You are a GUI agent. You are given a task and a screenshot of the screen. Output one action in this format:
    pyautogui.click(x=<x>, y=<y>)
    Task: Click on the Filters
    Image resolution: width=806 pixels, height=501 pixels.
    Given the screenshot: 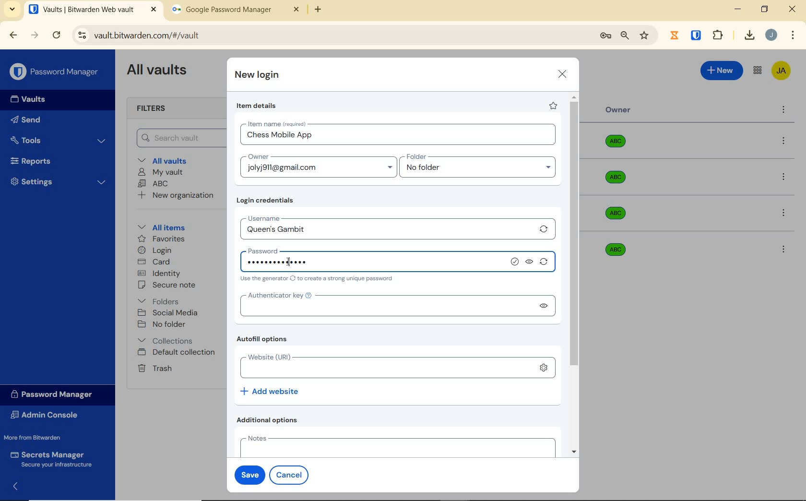 What is the action you would take?
    pyautogui.click(x=154, y=109)
    